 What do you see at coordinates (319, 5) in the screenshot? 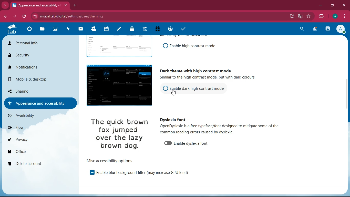
I see `minimize` at bounding box center [319, 5].